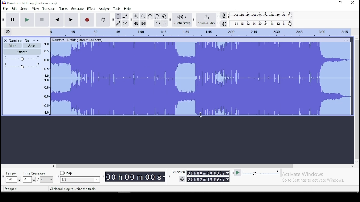 The height and width of the screenshot is (202, 360). Describe the element at coordinates (228, 179) in the screenshot. I see `Drop down` at that location.